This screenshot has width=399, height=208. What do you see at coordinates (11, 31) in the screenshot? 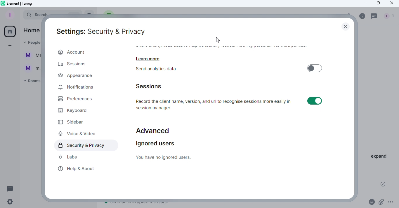
I see `Home` at bounding box center [11, 31].